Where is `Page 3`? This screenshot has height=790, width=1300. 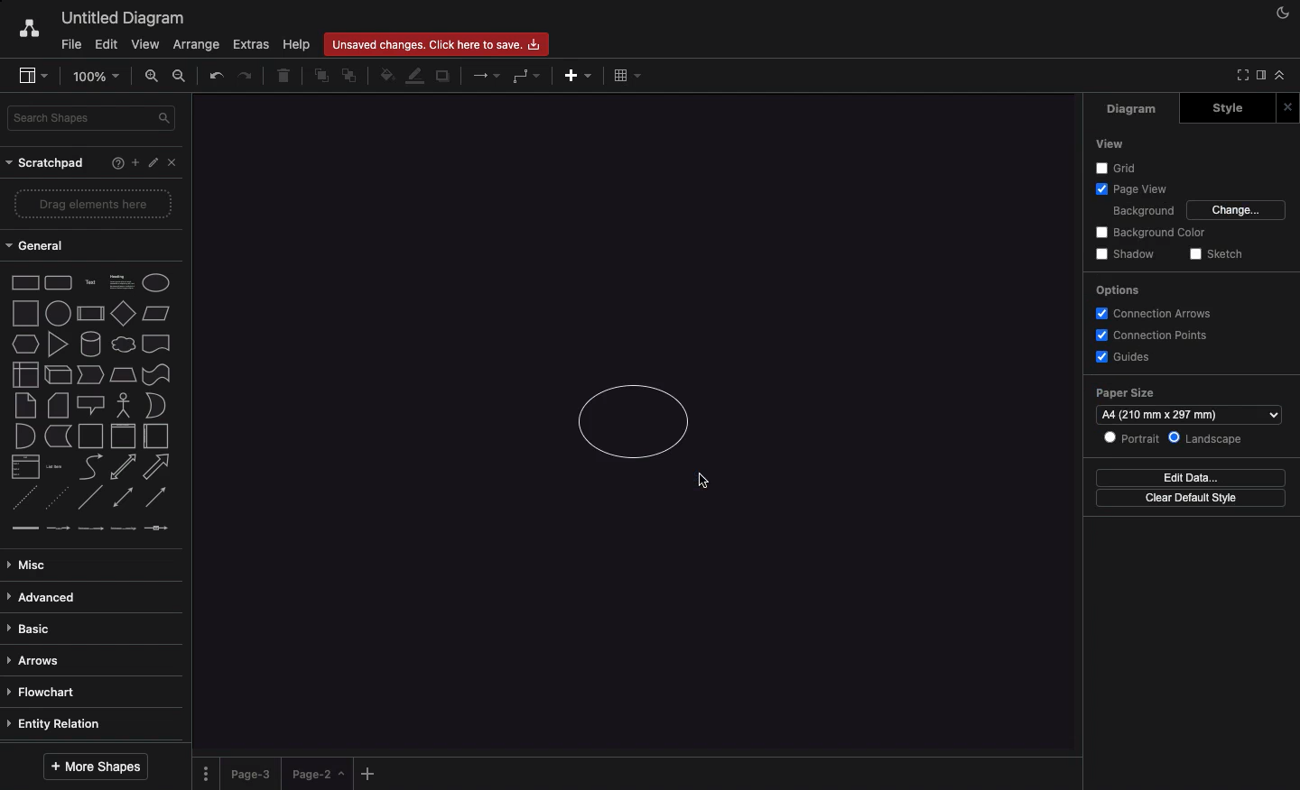 Page 3 is located at coordinates (255, 774).